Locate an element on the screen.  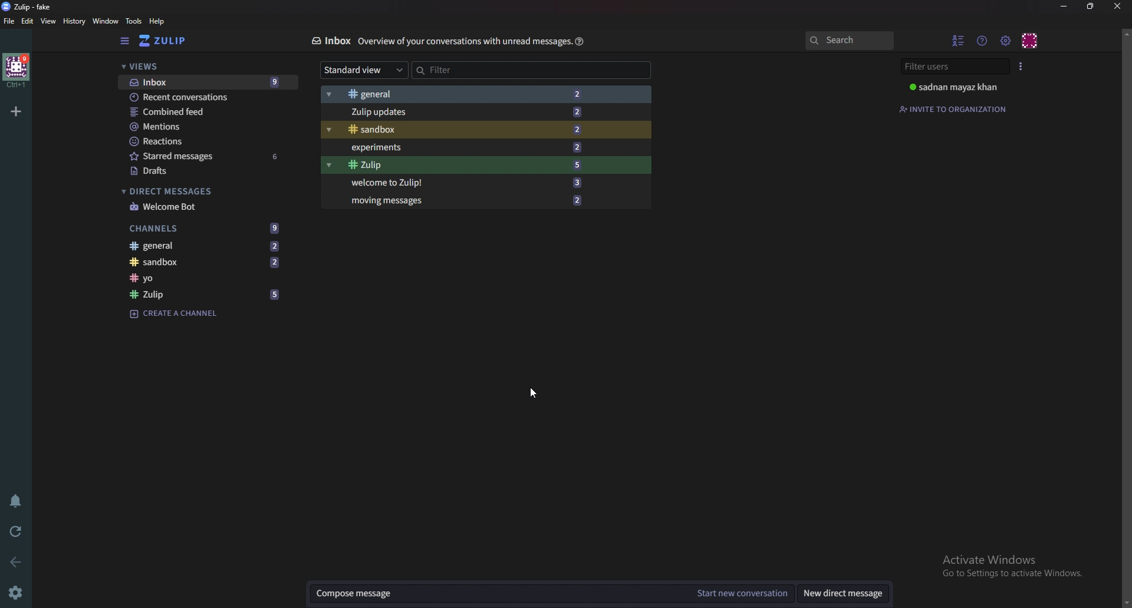
tools is located at coordinates (134, 21).